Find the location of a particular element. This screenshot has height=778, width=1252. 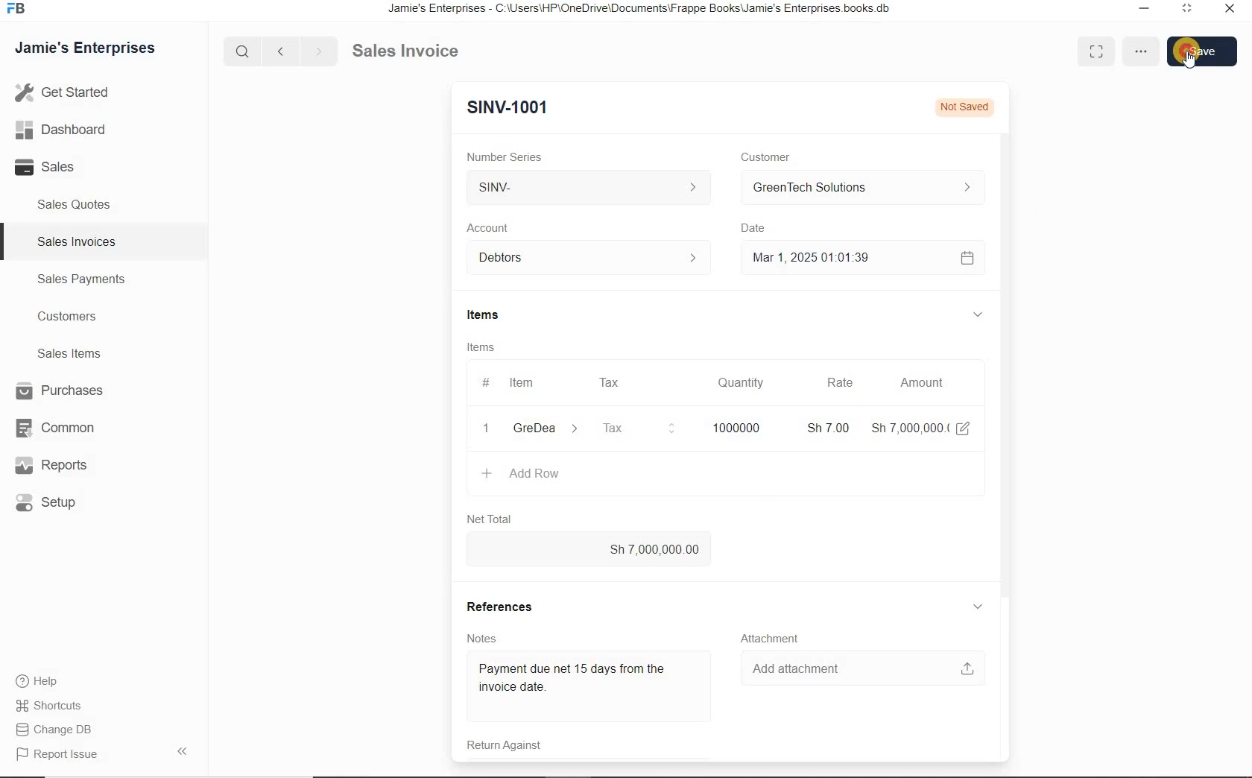

Report Issue is located at coordinates (56, 755).